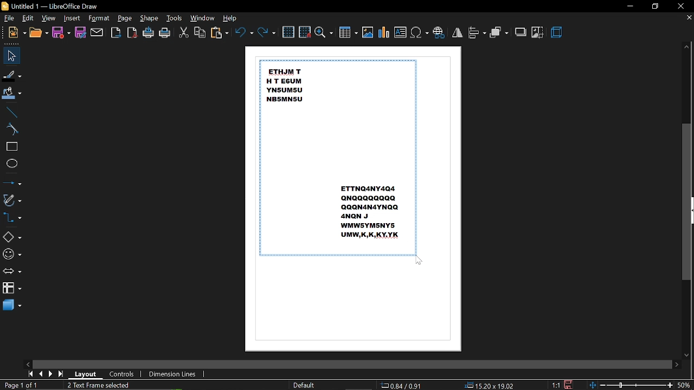 The width and height of the screenshot is (694, 390). I want to click on close tab, so click(689, 18).